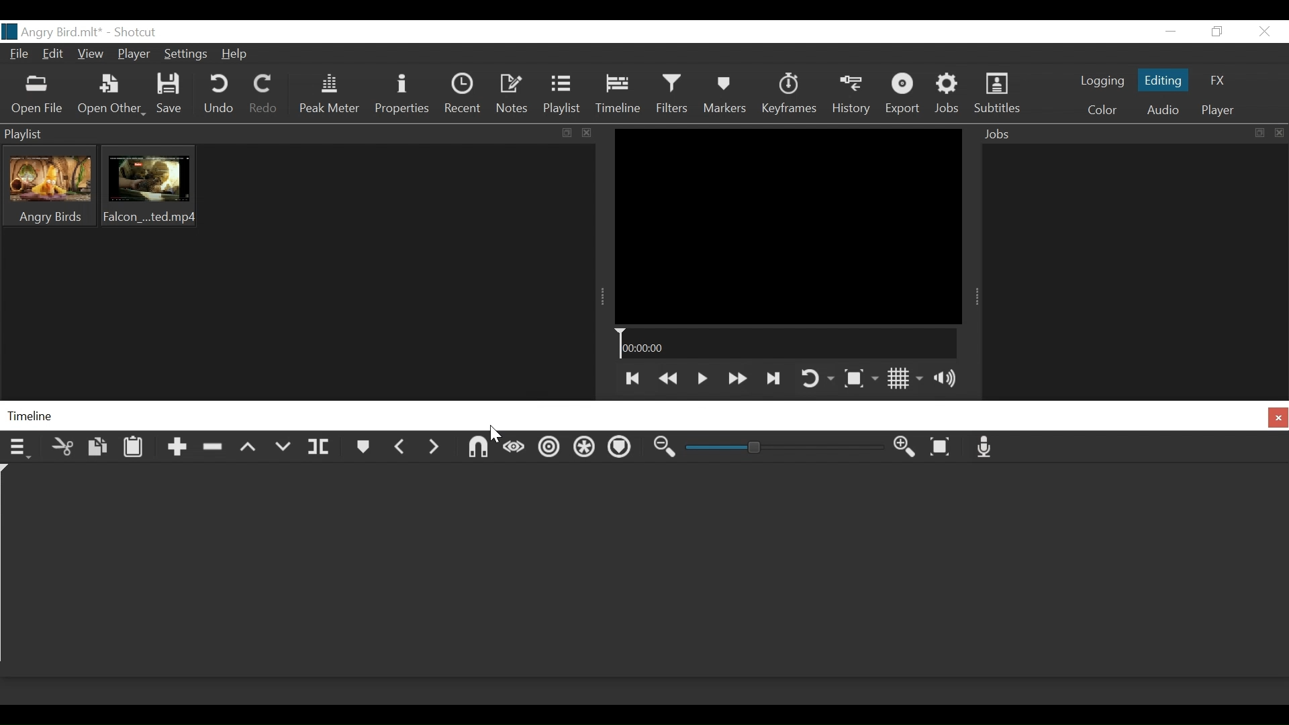 The height and width of the screenshot is (725, 1289). What do you see at coordinates (175, 450) in the screenshot?
I see `Append` at bounding box center [175, 450].